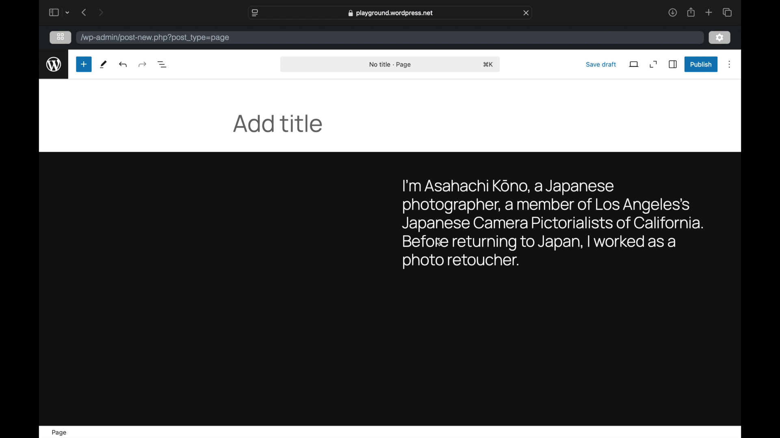 The height and width of the screenshot is (438, 780). Describe the element at coordinates (155, 38) in the screenshot. I see `wordpress address` at that location.